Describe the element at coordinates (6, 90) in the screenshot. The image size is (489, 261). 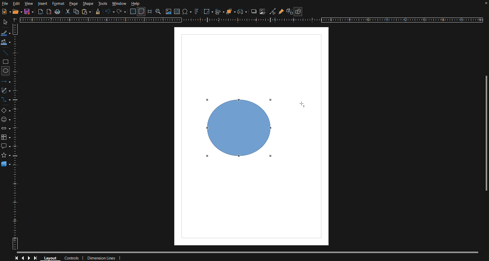
I see `Vectors` at that location.